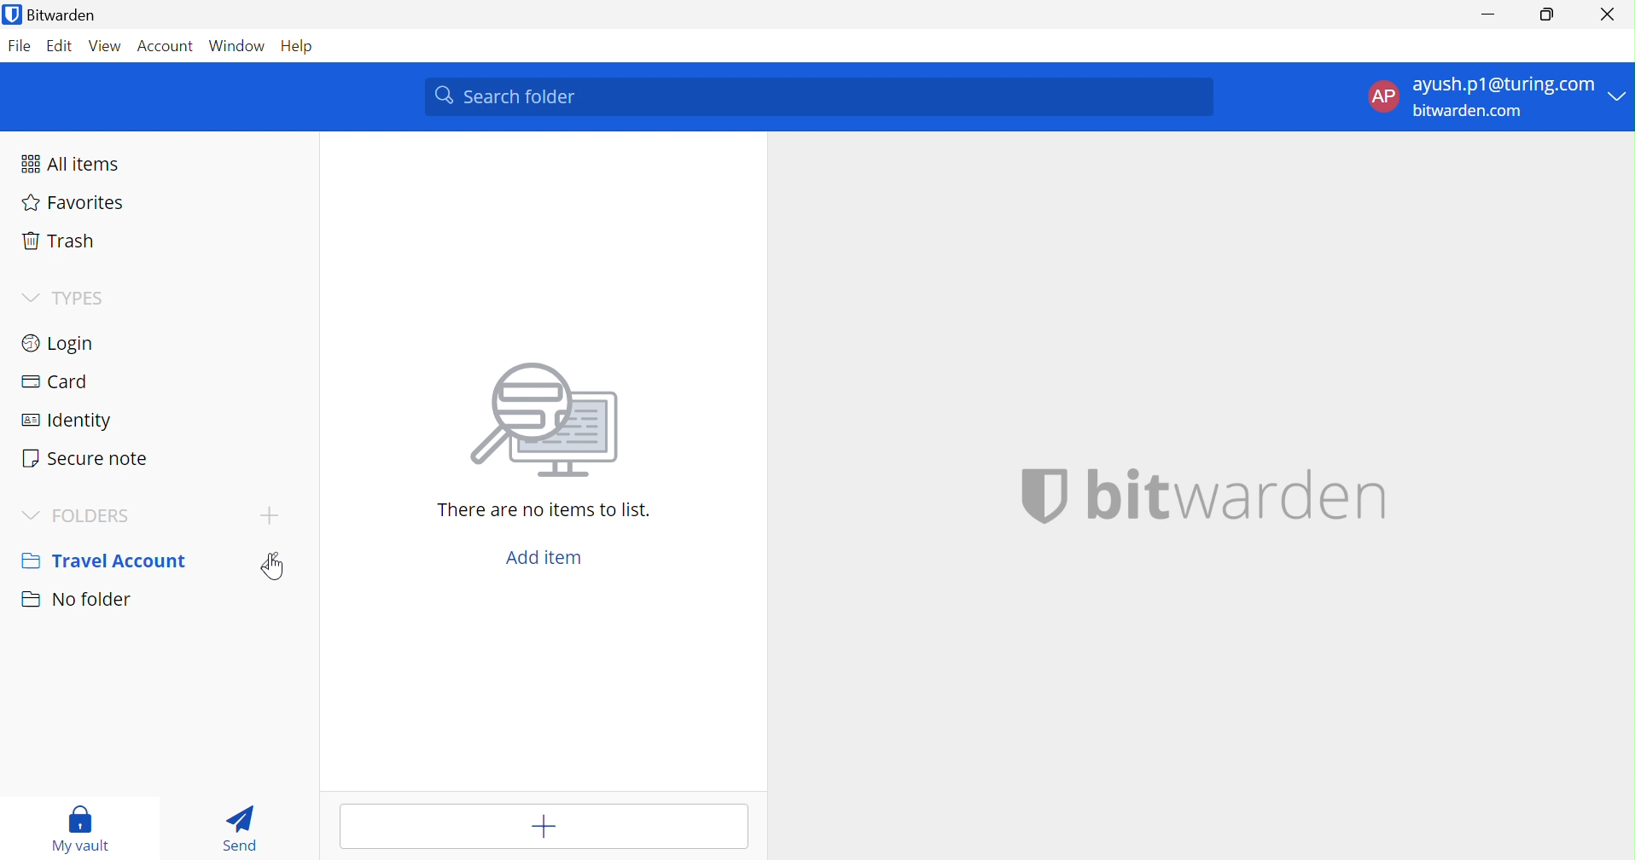 The height and width of the screenshot is (860, 1635). Describe the element at coordinates (72, 164) in the screenshot. I see `All items` at that location.